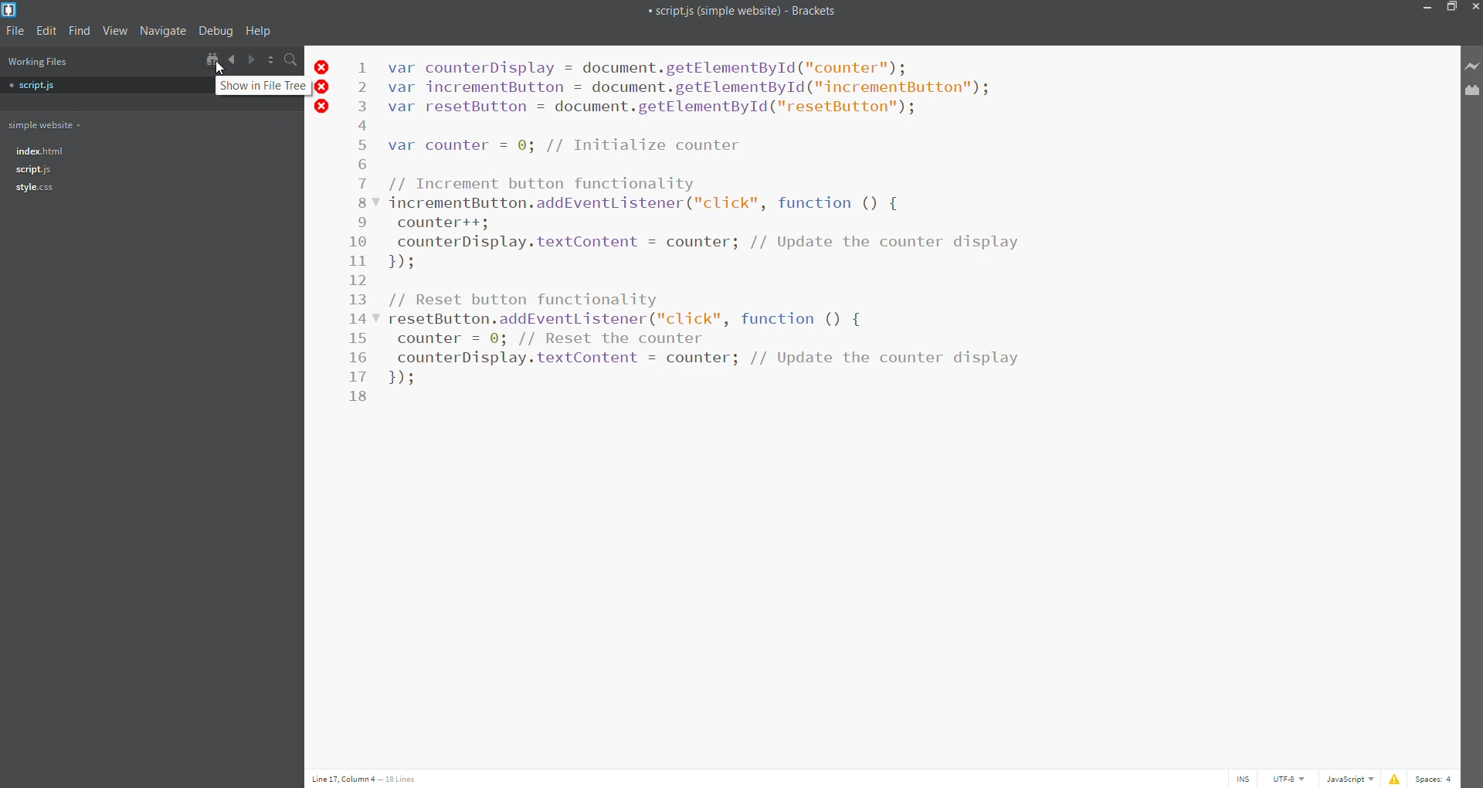  Describe the element at coordinates (48, 62) in the screenshot. I see `working files` at that location.